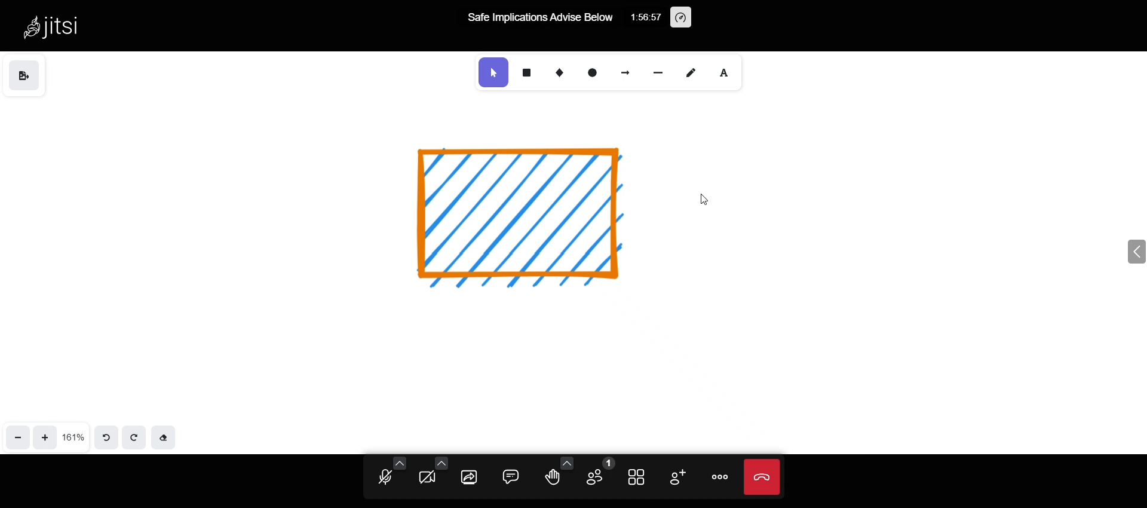 This screenshot has width=1147, height=508. I want to click on diamond, so click(561, 73).